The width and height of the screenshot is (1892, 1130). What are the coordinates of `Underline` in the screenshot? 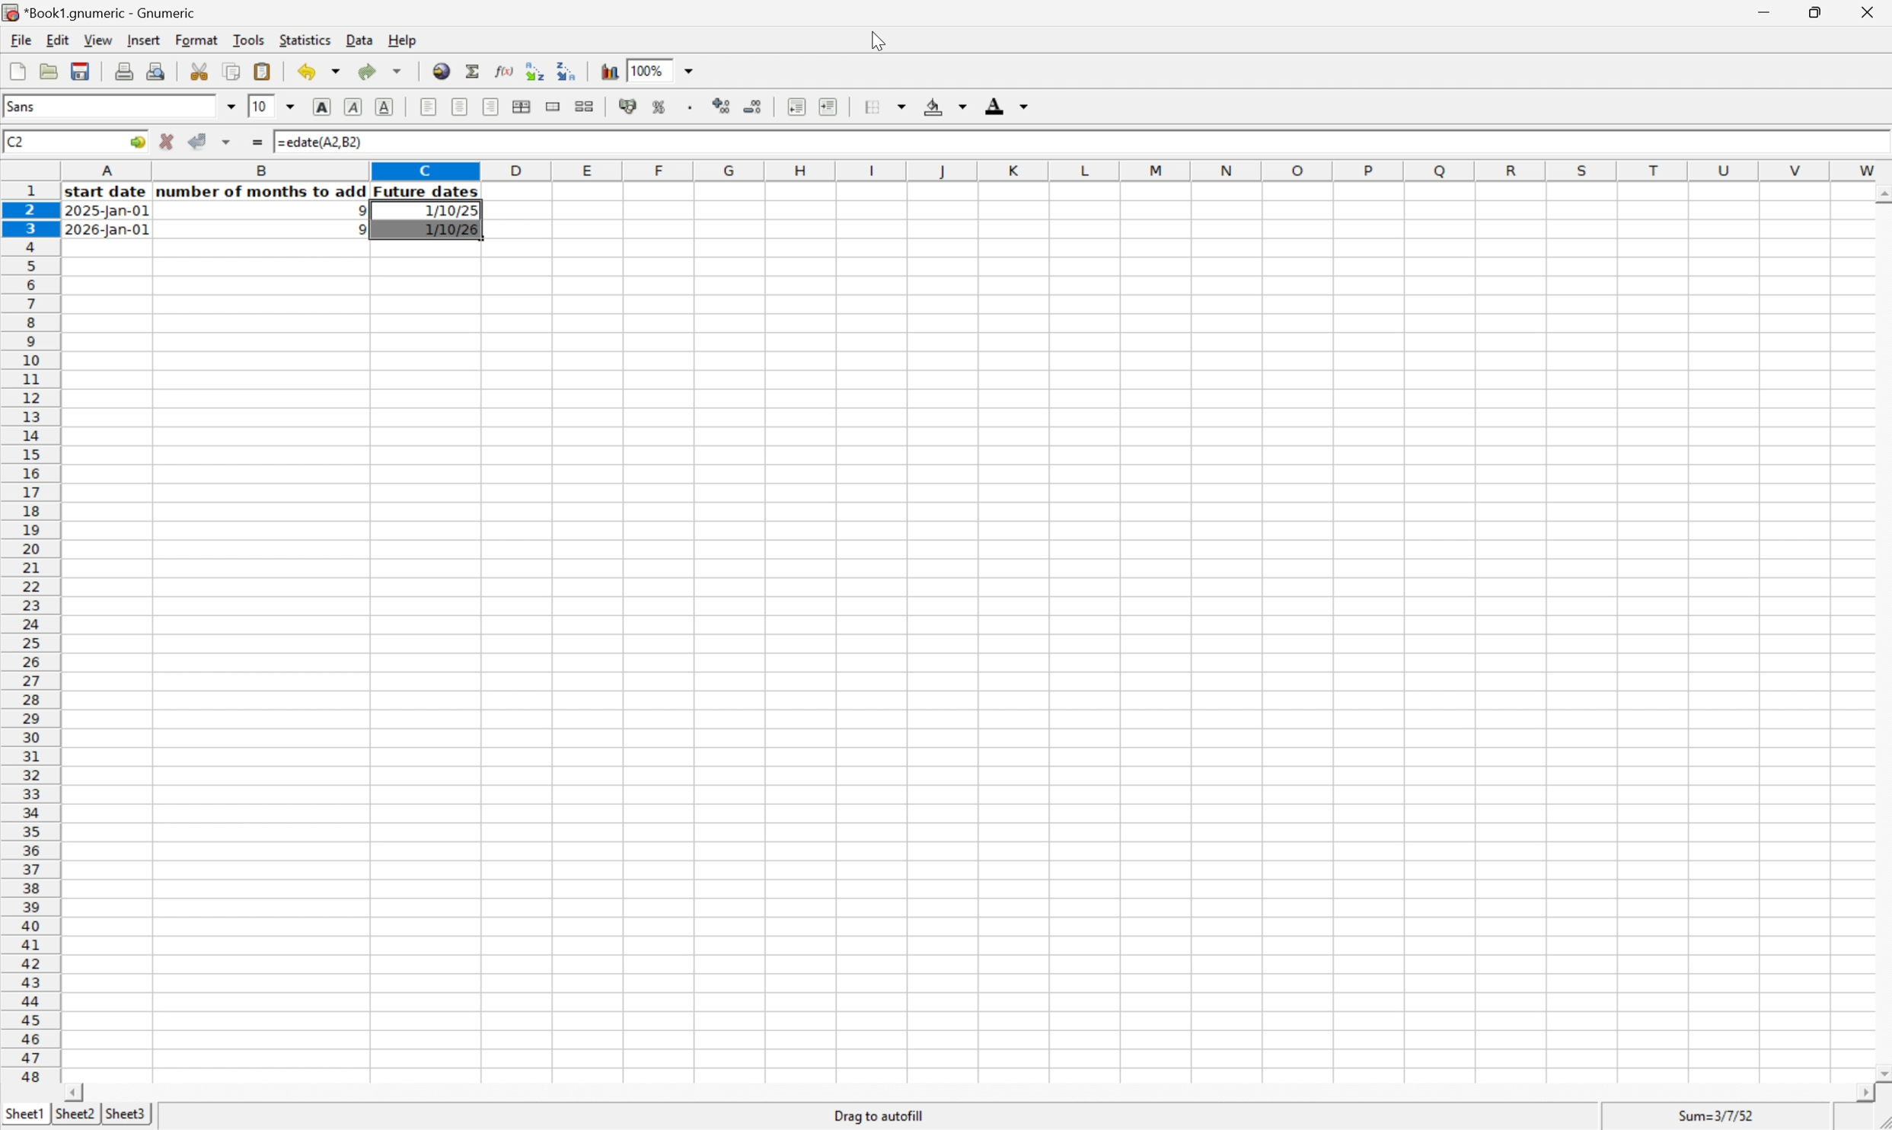 It's located at (387, 107).